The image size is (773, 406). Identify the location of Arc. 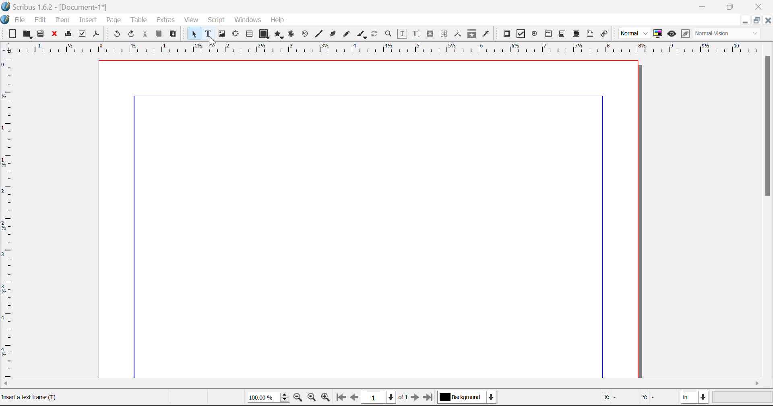
(292, 35).